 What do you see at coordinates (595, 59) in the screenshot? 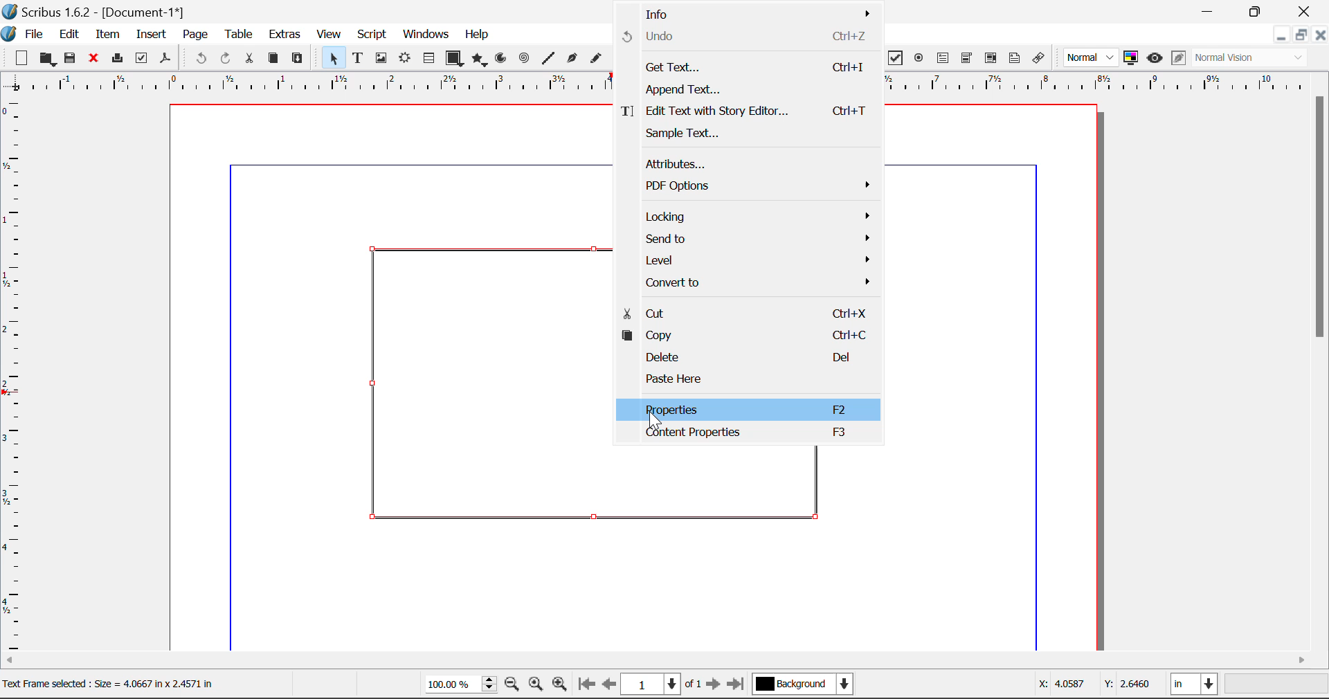
I see `Freehand Line` at bounding box center [595, 59].